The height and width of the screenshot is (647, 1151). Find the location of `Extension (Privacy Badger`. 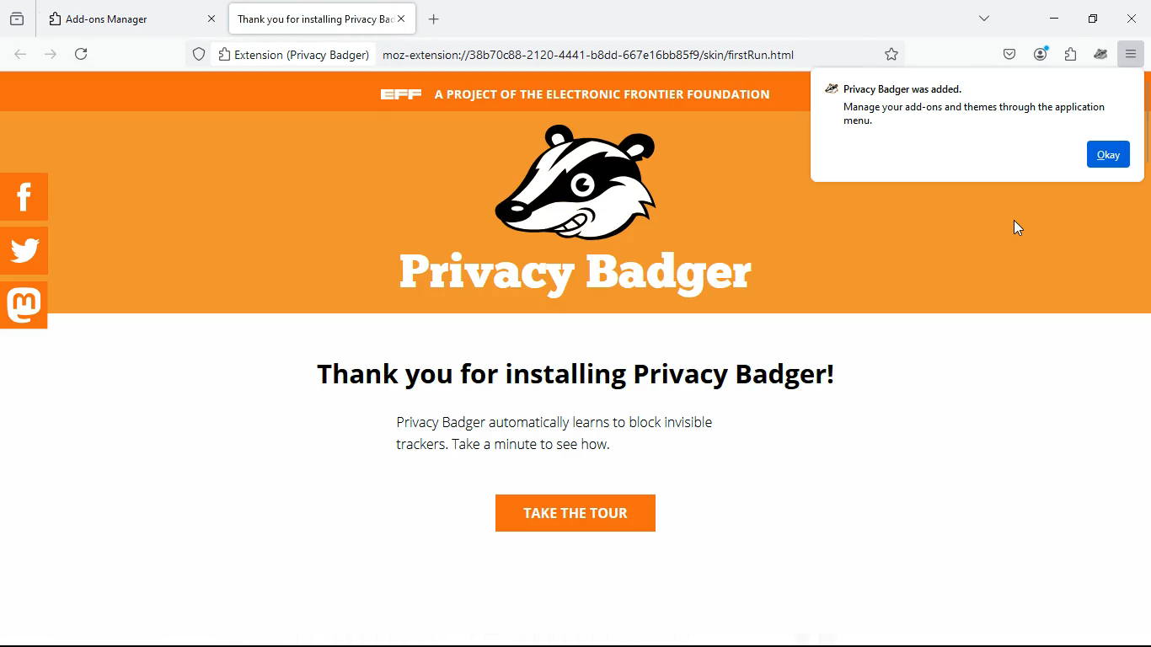

Extension (Privacy Badger is located at coordinates (292, 56).